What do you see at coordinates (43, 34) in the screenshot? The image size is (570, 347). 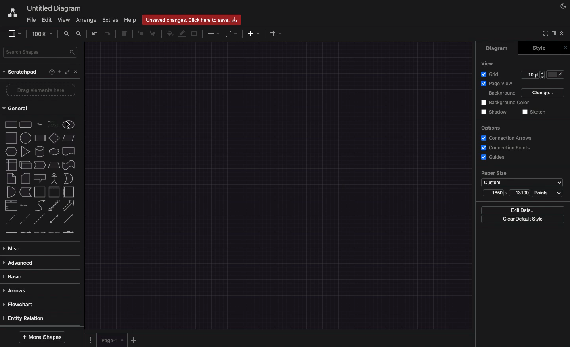 I see `100%` at bounding box center [43, 34].